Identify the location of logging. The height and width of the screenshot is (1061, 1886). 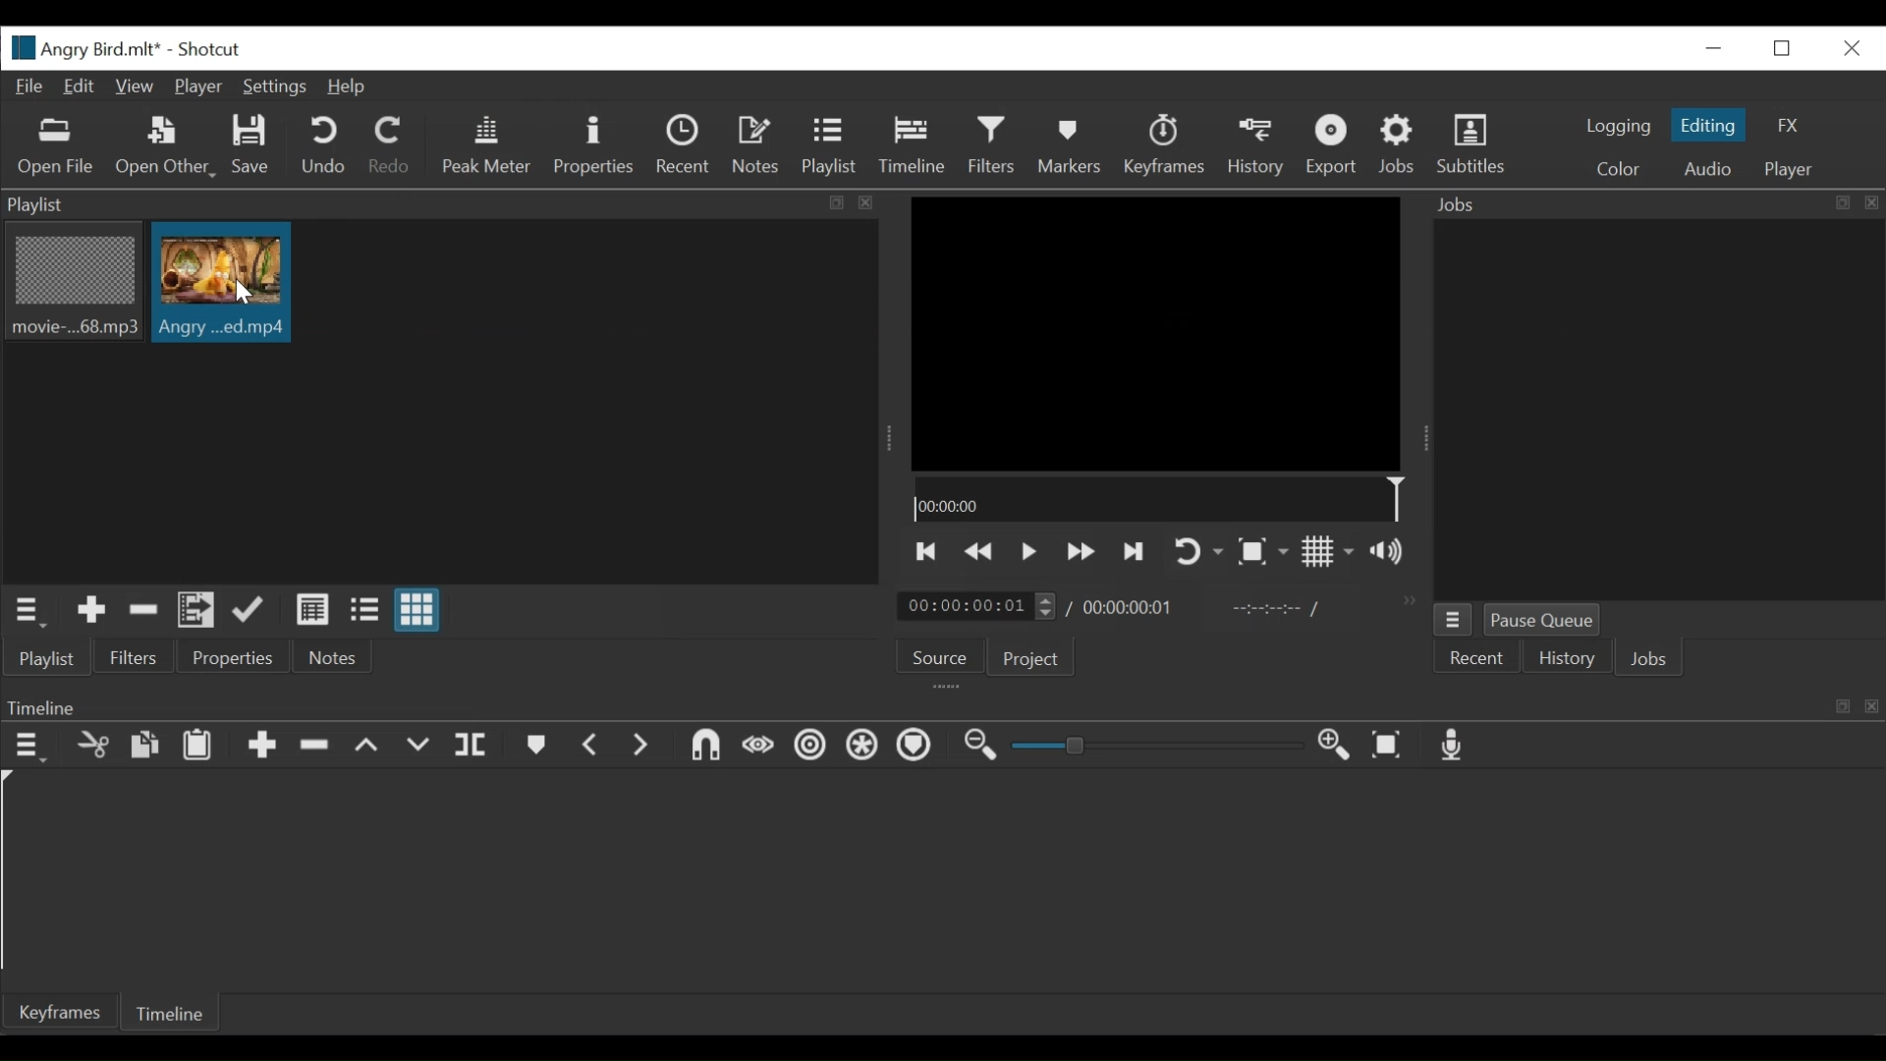
(1613, 127).